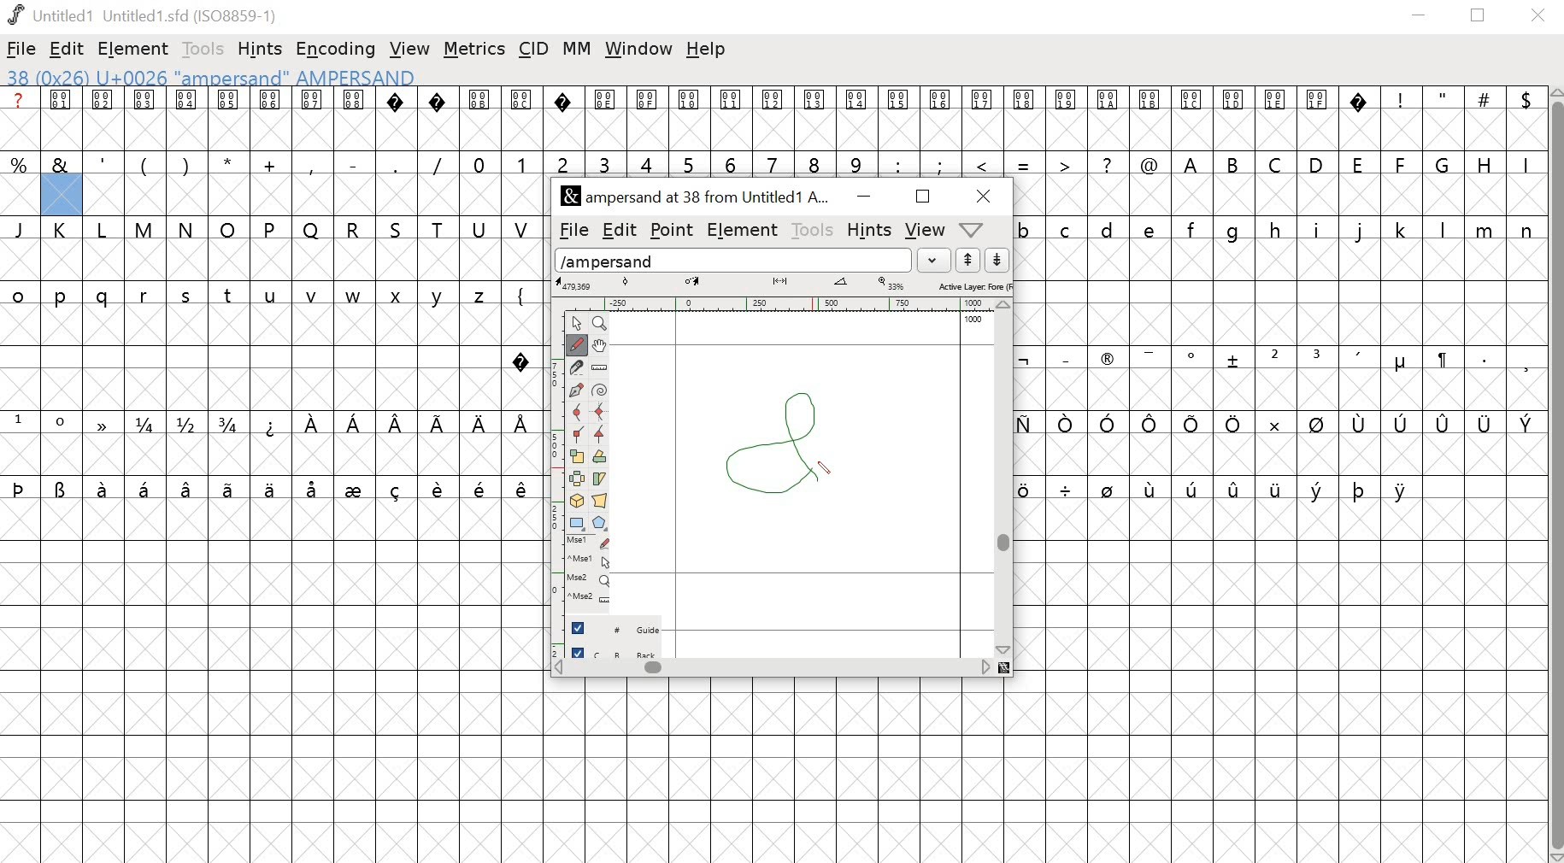 The image size is (1564, 863). What do you see at coordinates (228, 228) in the screenshot?
I see `O` at bounding box center [228, 228].